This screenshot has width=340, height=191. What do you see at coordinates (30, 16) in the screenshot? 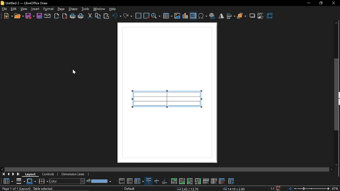
I see `save` at bounding box center [30, 16].